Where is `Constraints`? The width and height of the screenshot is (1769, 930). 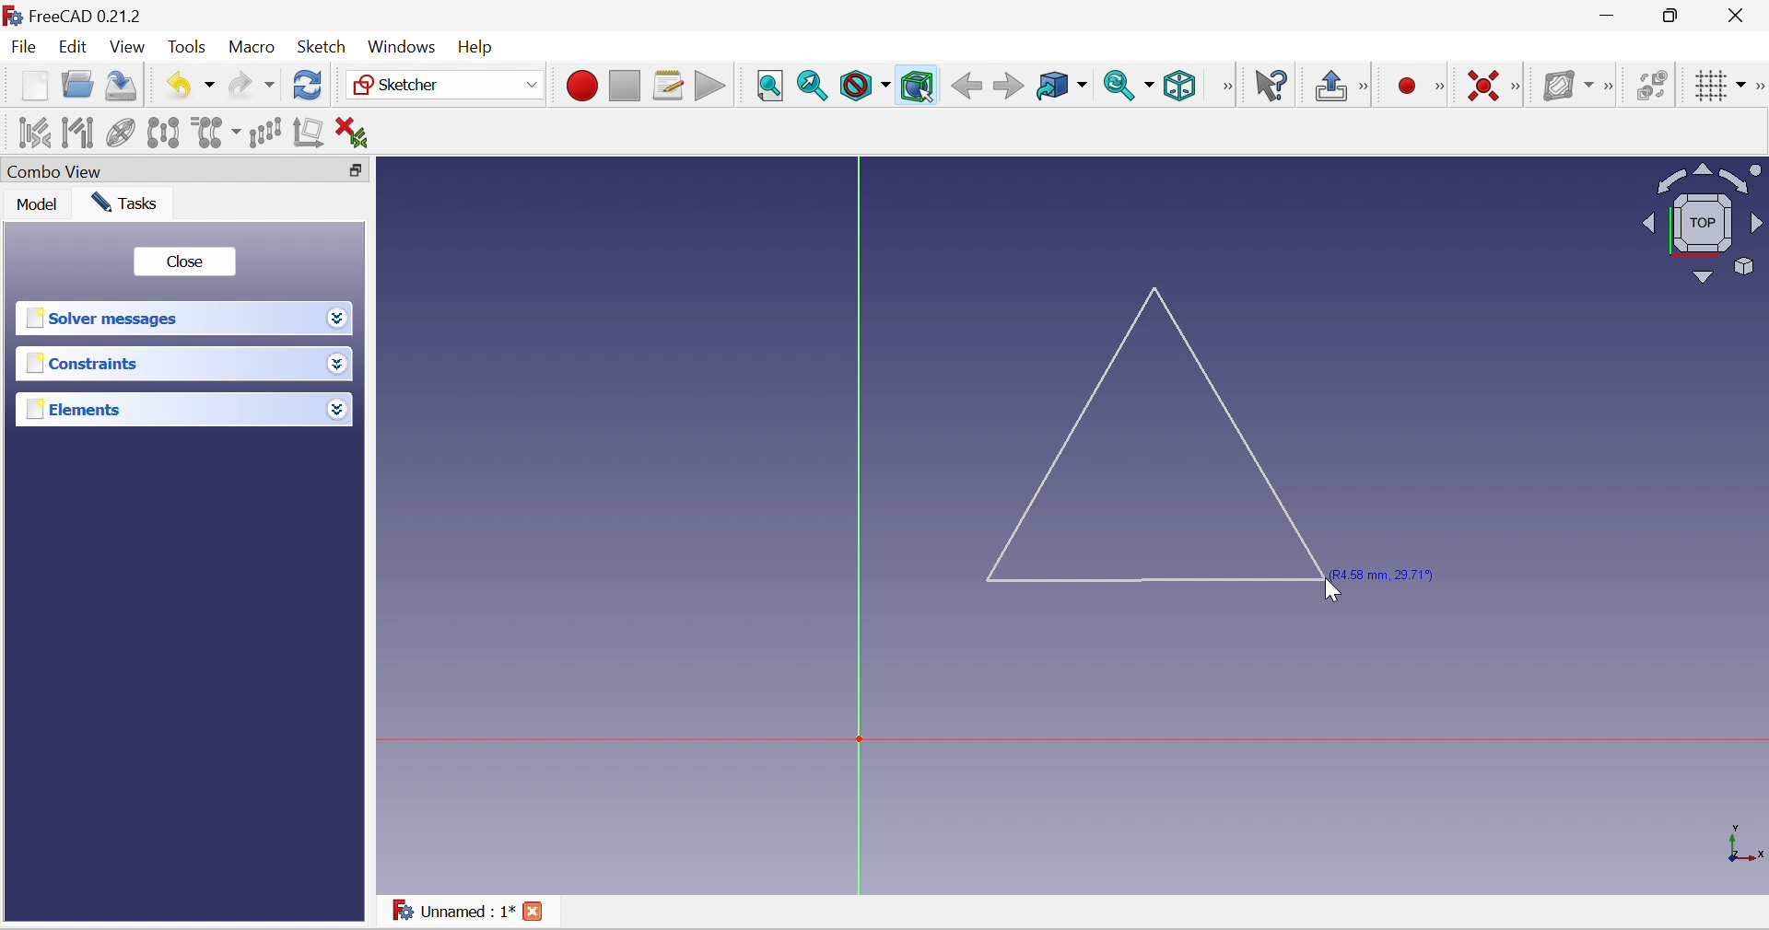
Constraints is located at coordinates (167, 364).